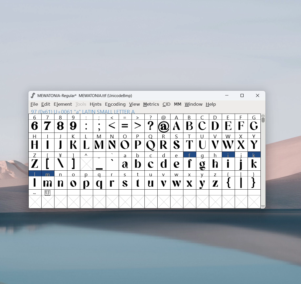 This screenshot has height=284, width=301. What do you see at coordinates (86, 161) in the screenshot?
I see `^` at bounding box center [86, 161].